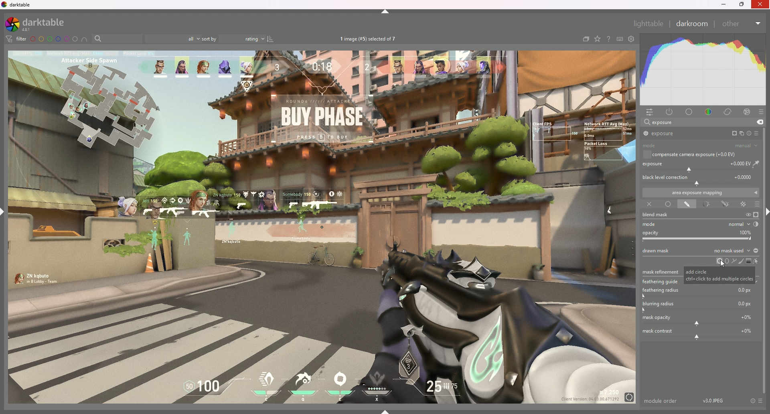 This screenshot has height=414, width=770. I want to click on active module, so click(671, 112).